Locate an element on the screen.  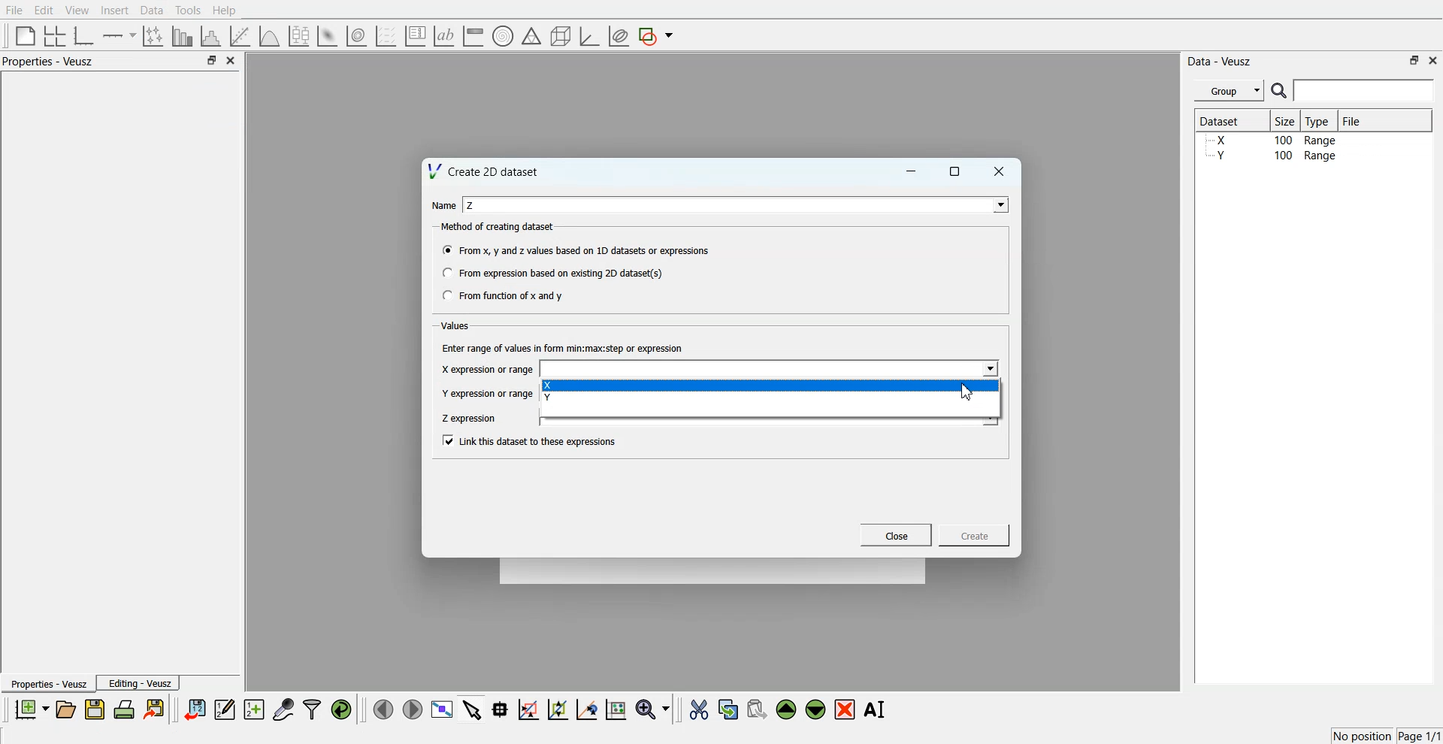
Enter name is located at coordinates (771, 370).